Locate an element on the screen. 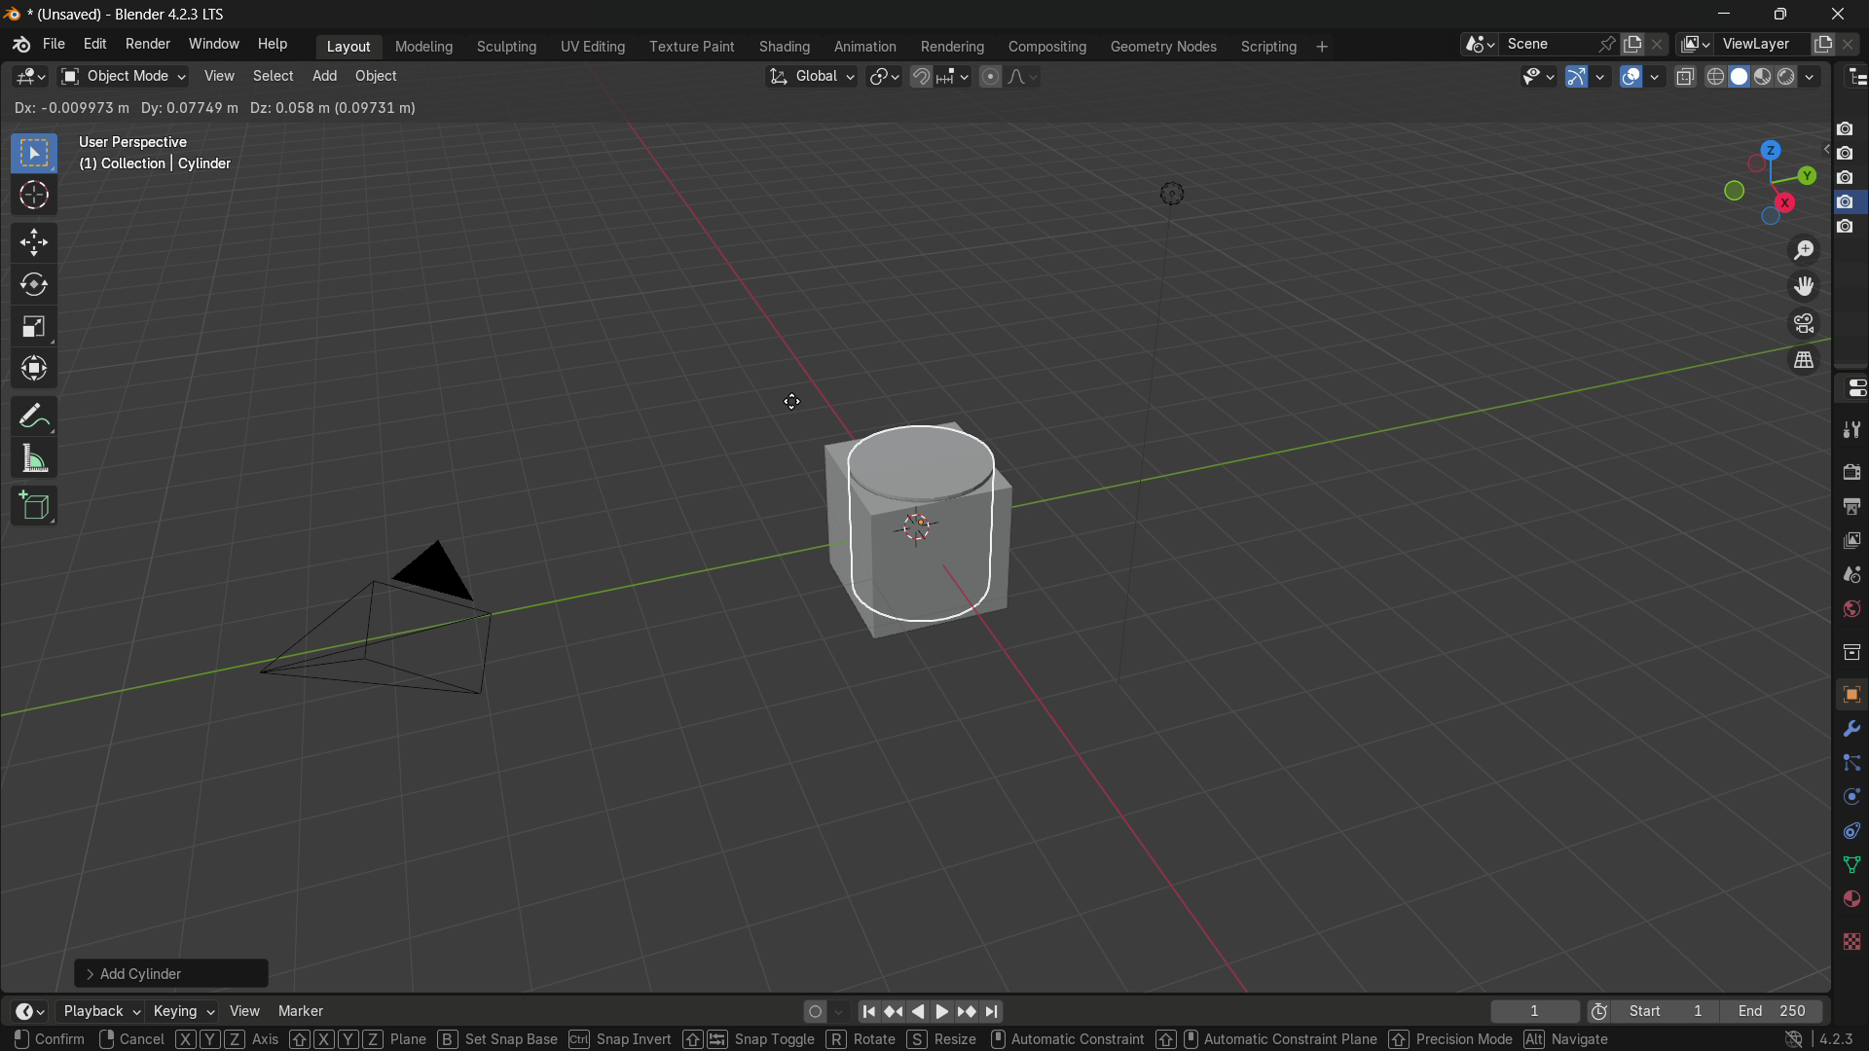 The height and width of the screenshot is (1051, 1869). snap is located at coordinates (938, 77).